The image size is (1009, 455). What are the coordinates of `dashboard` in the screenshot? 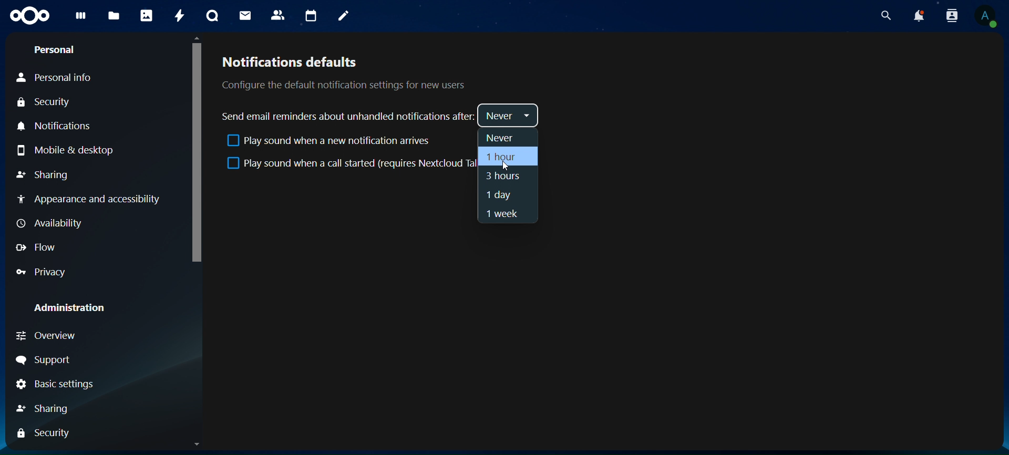 It's located at (81, 17).